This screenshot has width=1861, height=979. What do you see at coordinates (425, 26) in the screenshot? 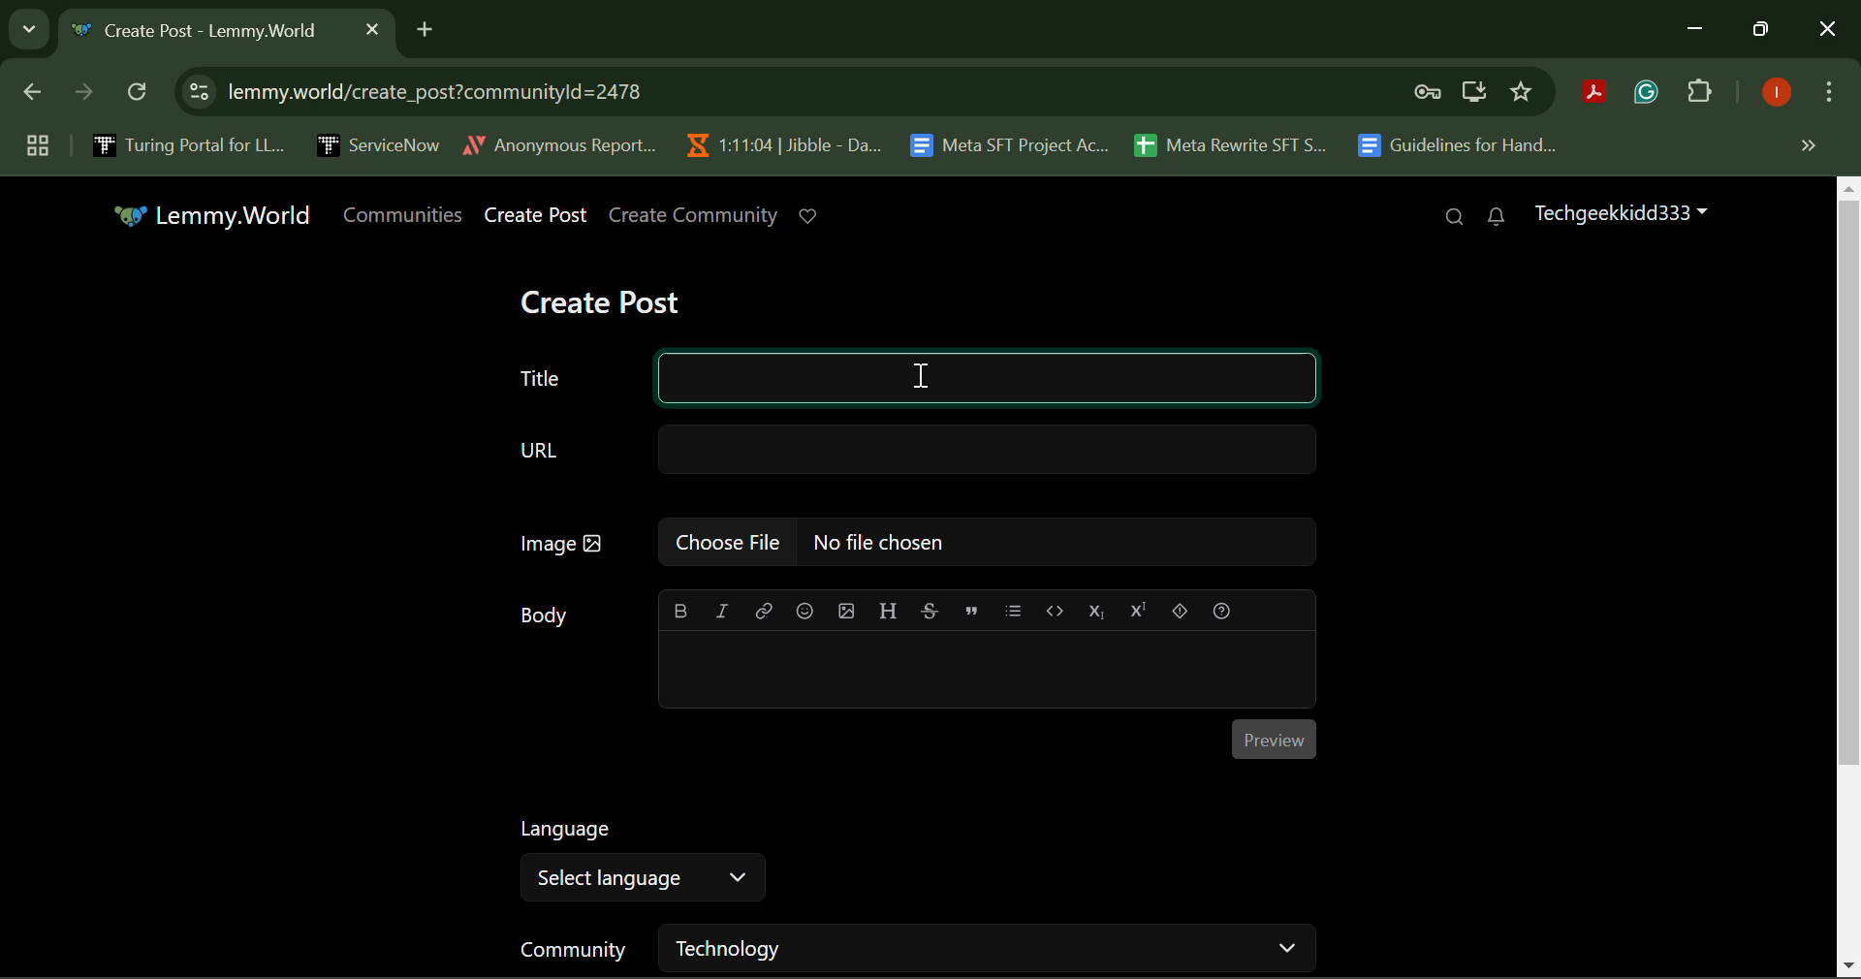
I see `Add Tab` at bounding box center [425, 26].